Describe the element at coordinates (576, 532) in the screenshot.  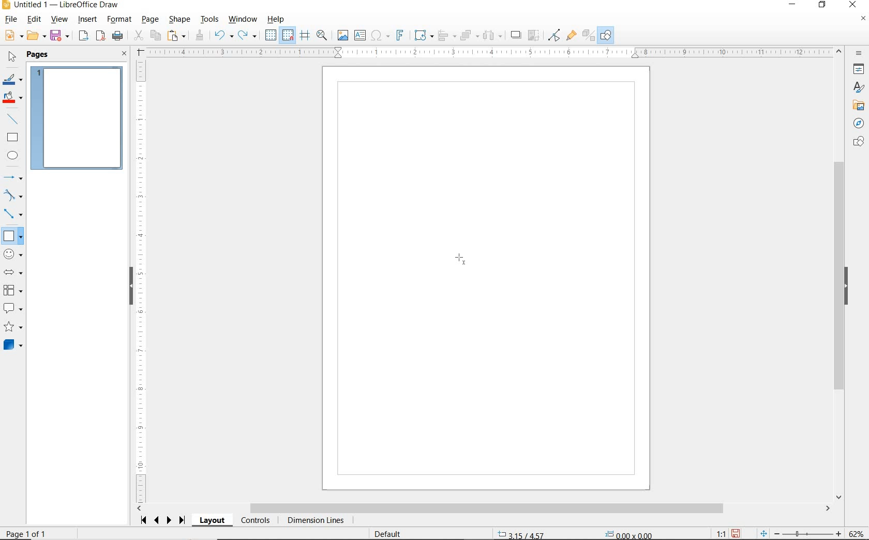
I see `STANDARD SELECTION` at that location.